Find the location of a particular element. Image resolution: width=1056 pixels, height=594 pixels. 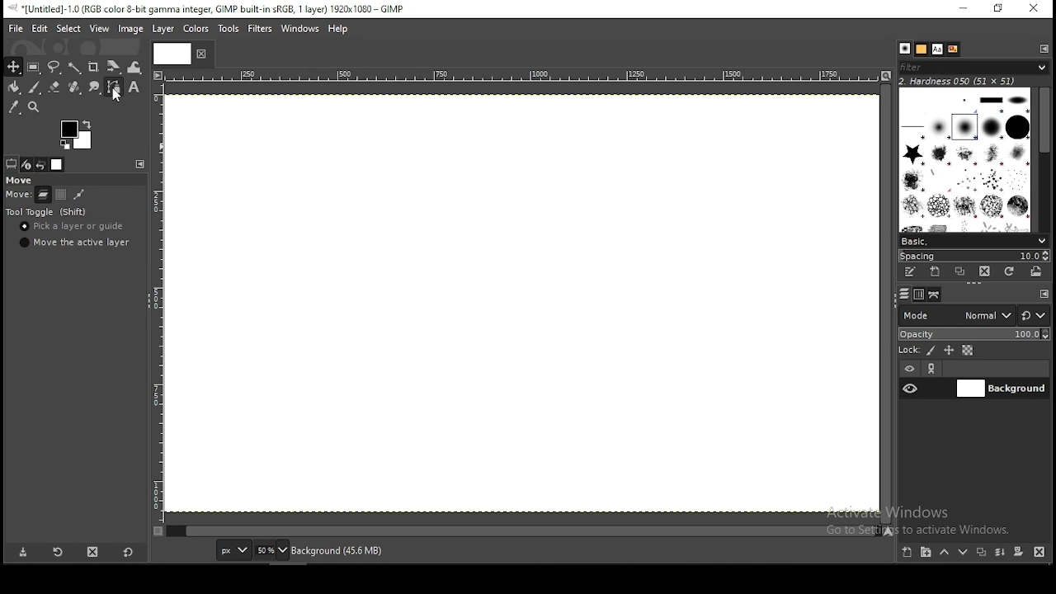

refresh brushes is located at coordinates (1009, 272).